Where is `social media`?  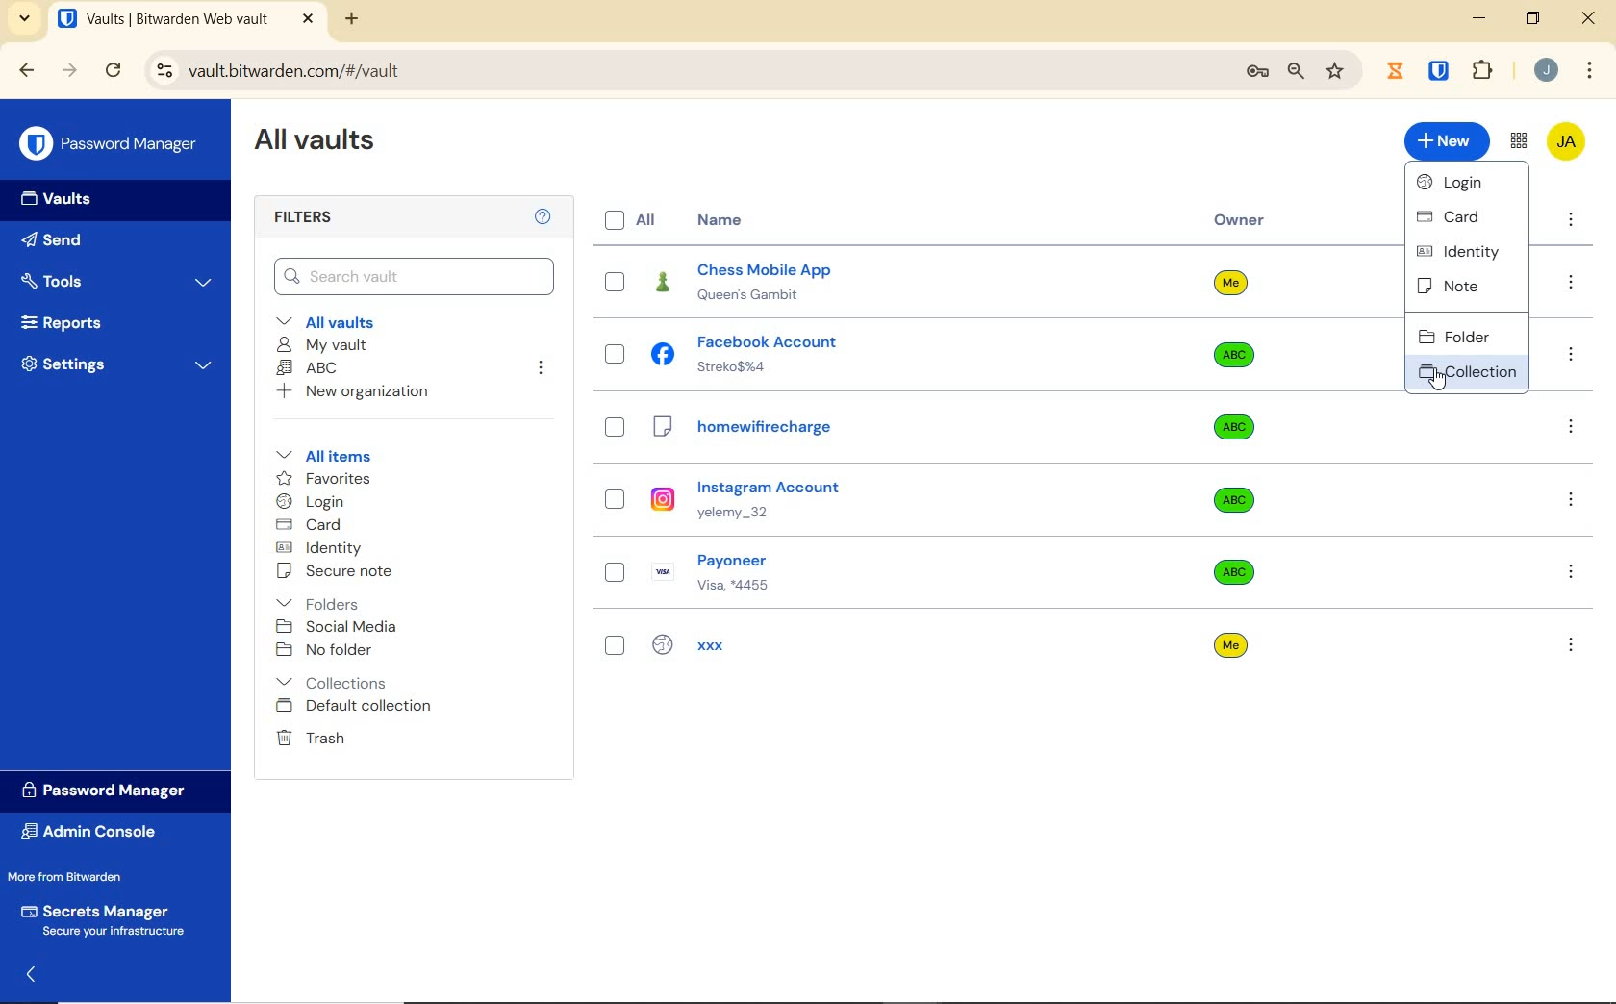
social media is located at coordinates (342, 627).